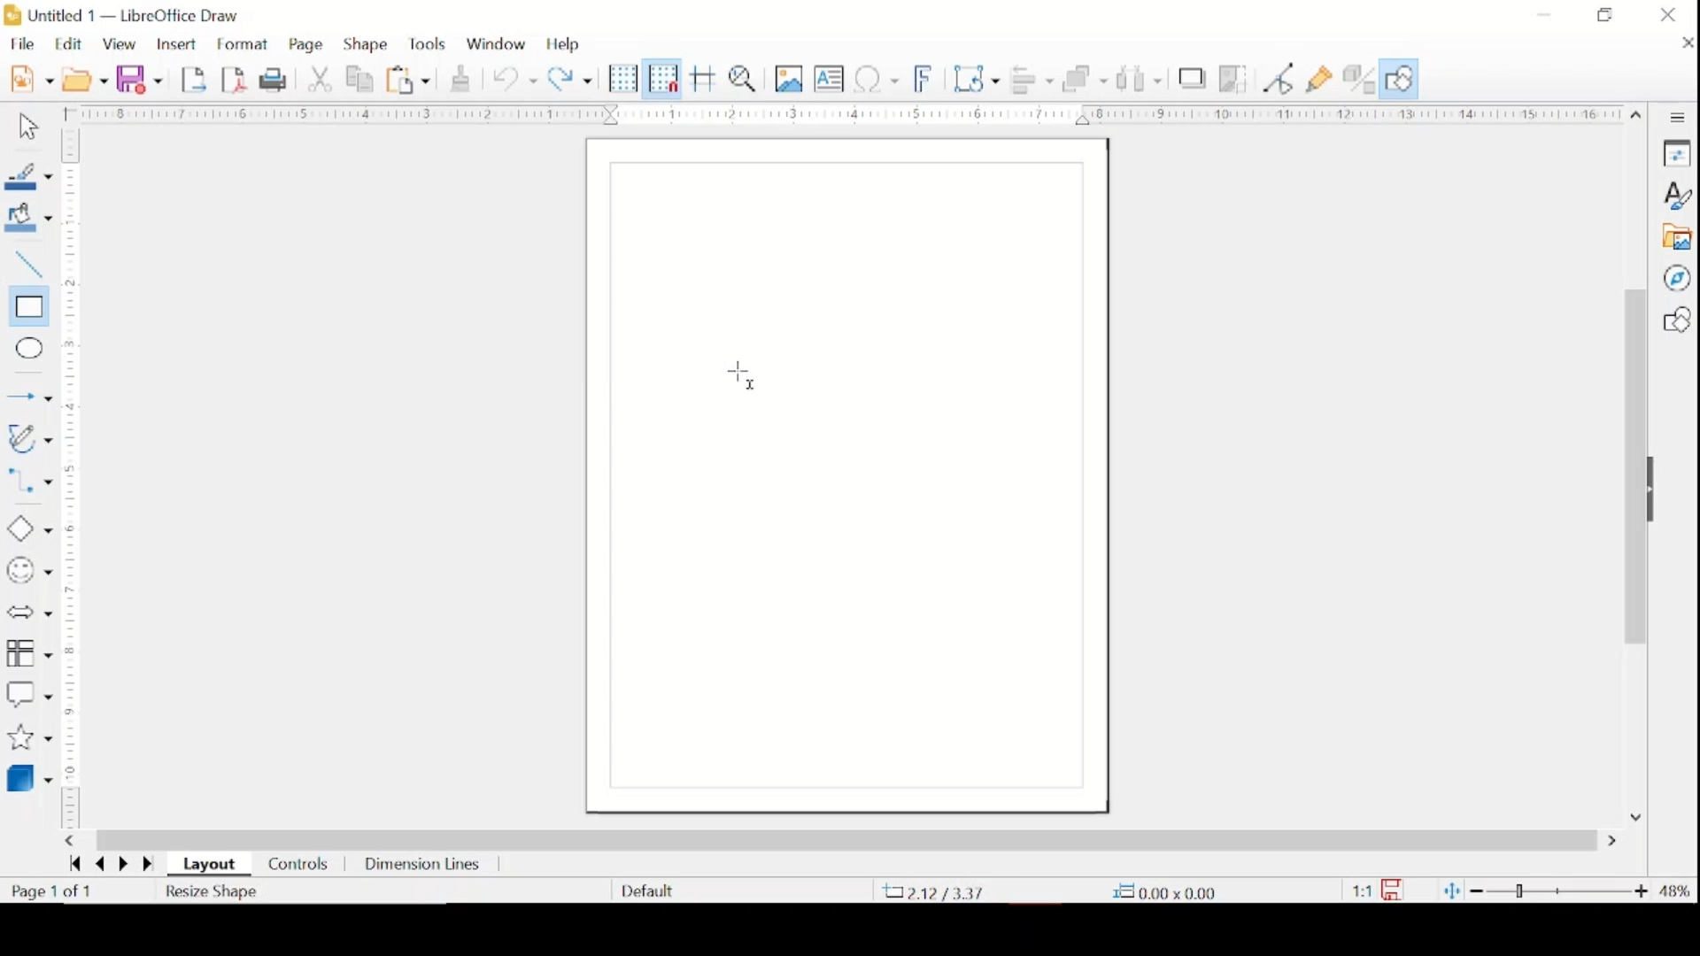 This screenshot has height=956, width=1700. Describe the element at coordinates (29, 398) in the screenshot. I see `insert line` at that location.